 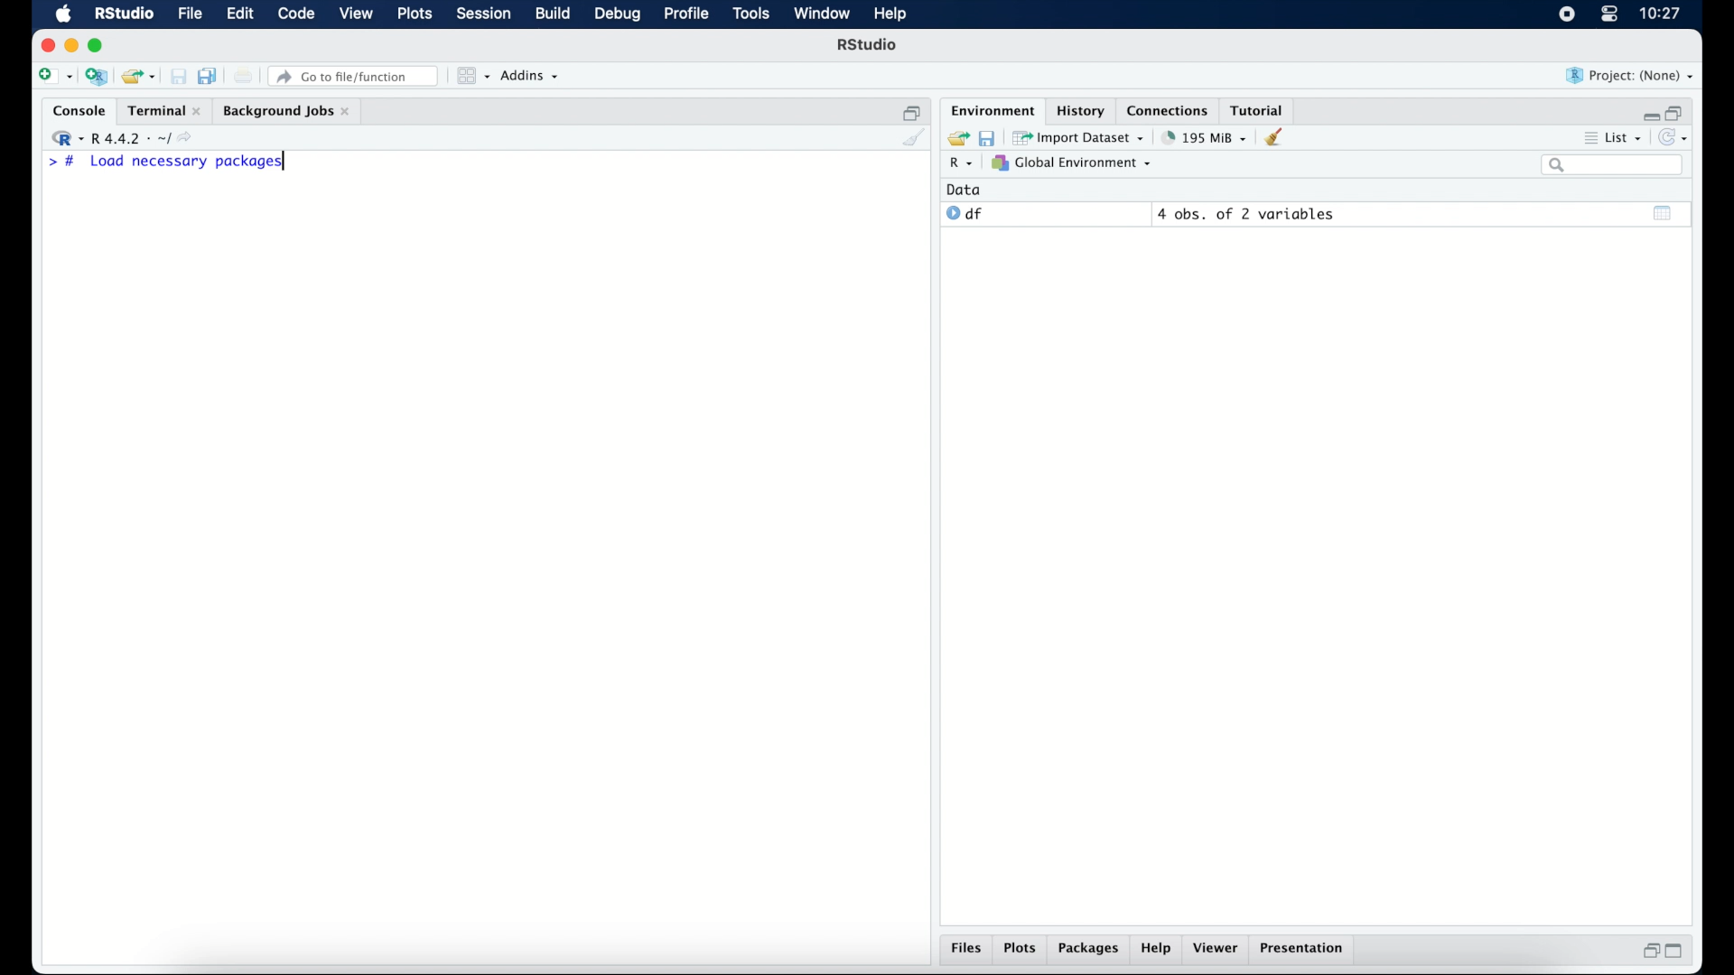 What do you see at coordinates (990, 109) in the screenshot?
I see `environment` at bounding box center [990, 109].